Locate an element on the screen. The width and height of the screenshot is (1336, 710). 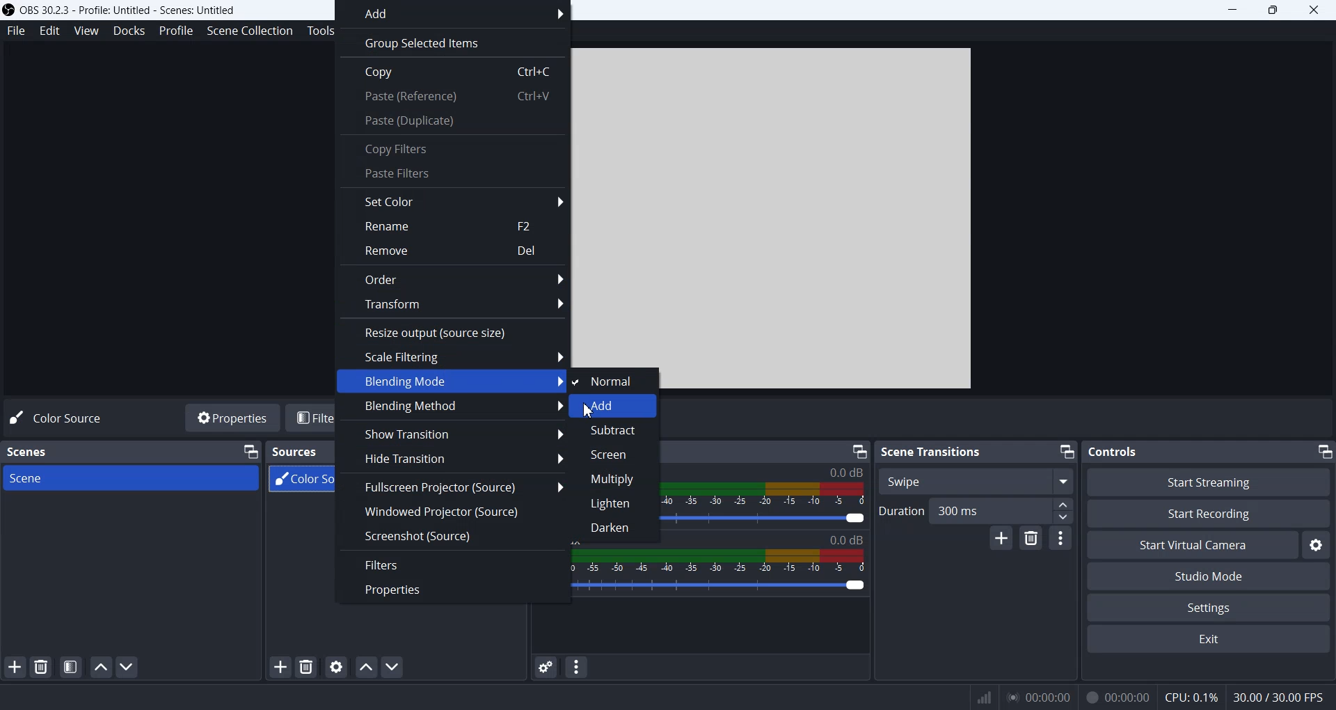
Paste (references) is located at coordinates (452, 99).